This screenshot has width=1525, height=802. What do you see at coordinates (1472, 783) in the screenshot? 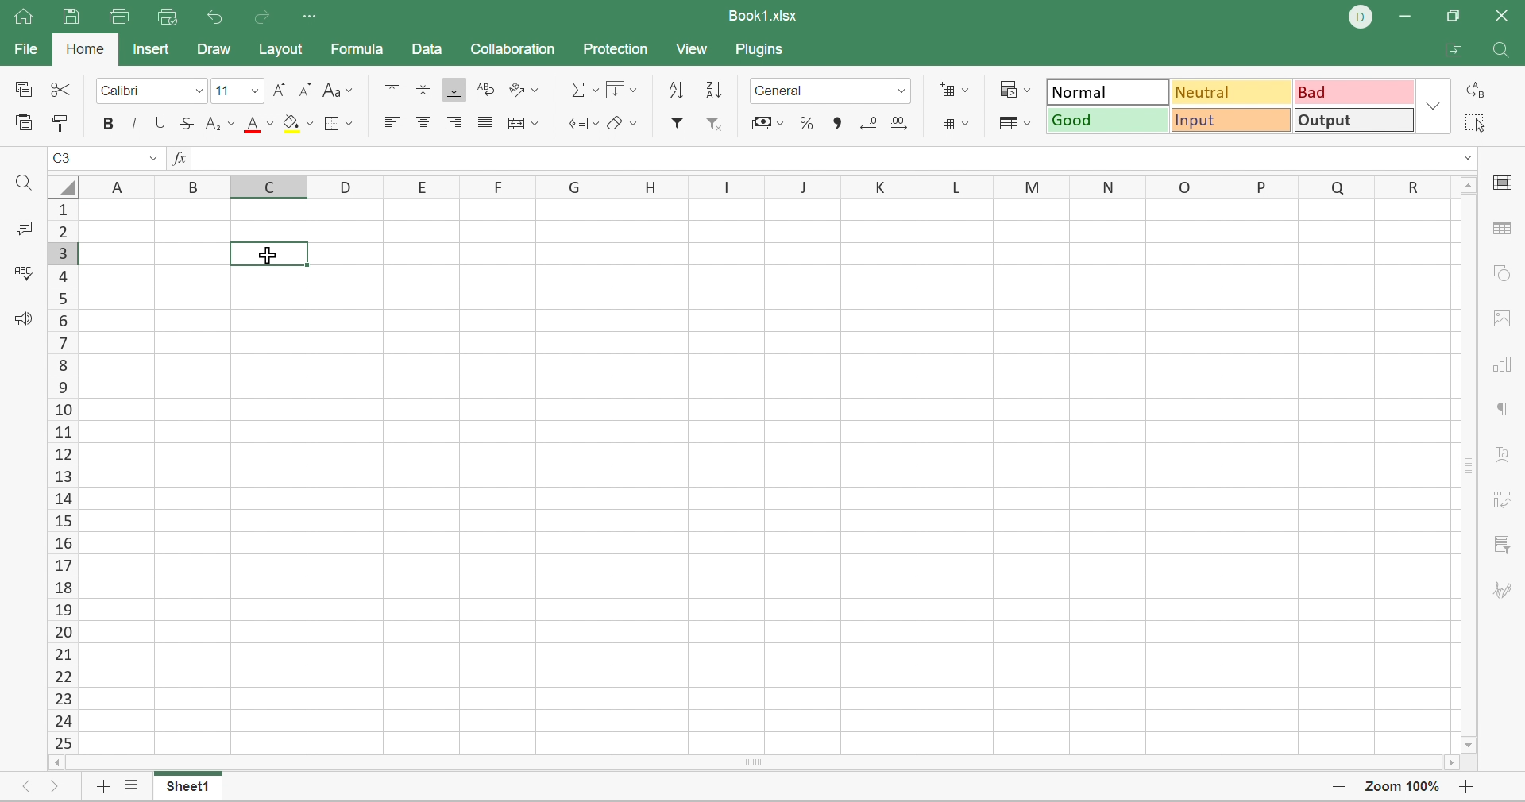
I see `Zoom In` at bounding box center [1472, 783].